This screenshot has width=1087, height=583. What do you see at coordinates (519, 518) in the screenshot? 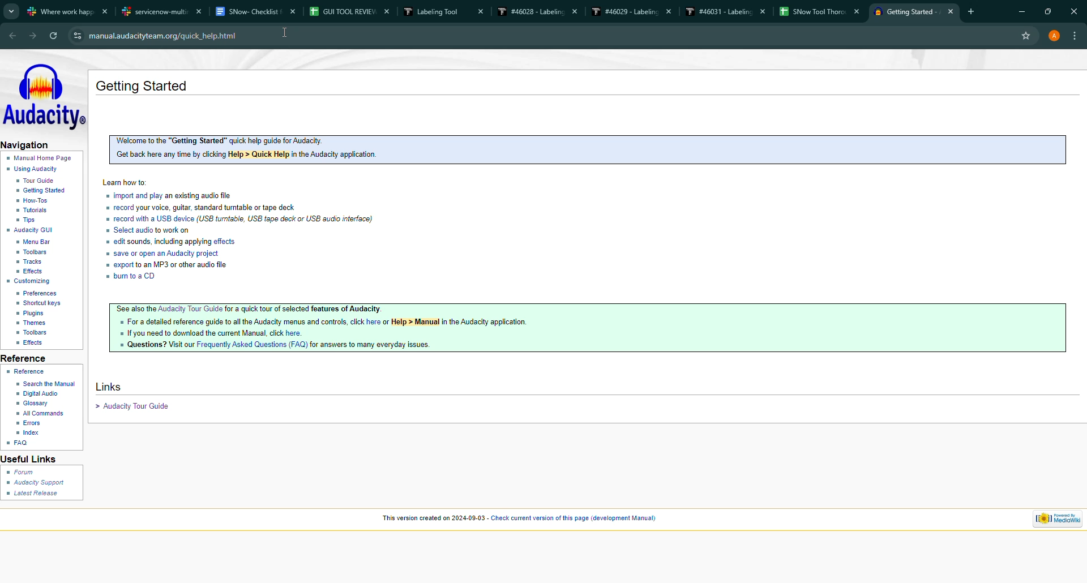
I see `“This version created on 2024-09-03 - Check current version of this page (development Manual)` at bounding box center [519, 518].